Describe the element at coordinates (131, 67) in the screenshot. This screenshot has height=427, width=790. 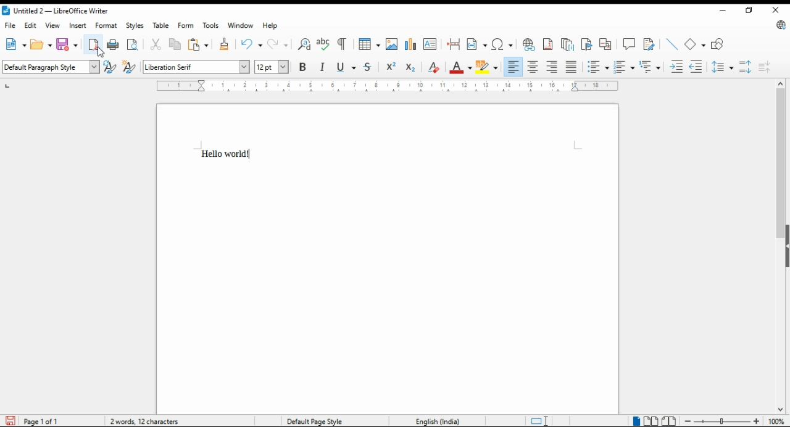
I see `create new style from selection` at that location.